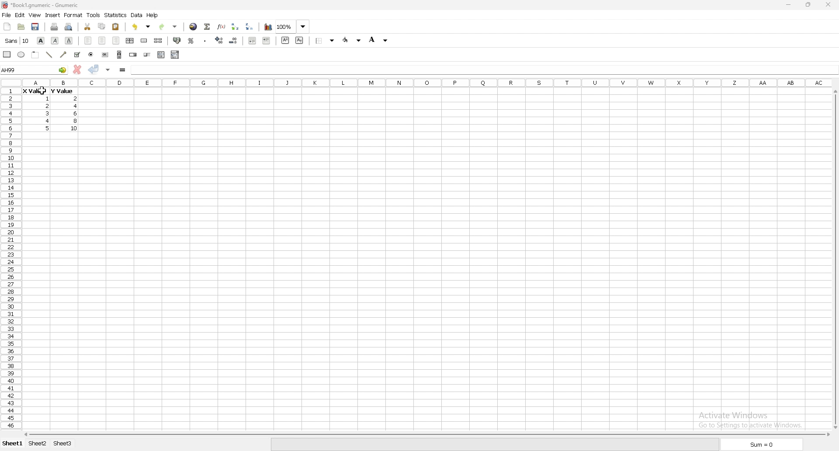 Image resolution: width=839 pixels, height=451 pixels. What do you see at coordinates (49, 121) in the screenshot?
I see `value` at bounding box center [49, 121].